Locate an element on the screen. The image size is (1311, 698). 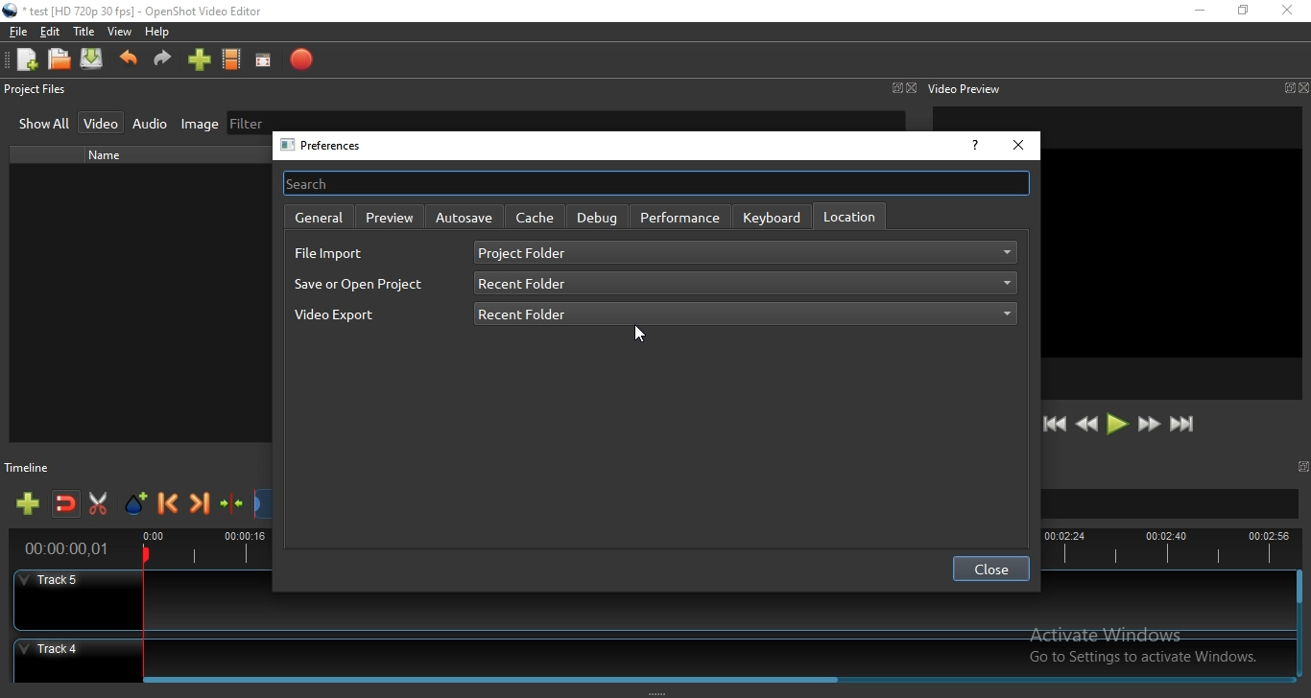
Full screen  is located at coordinates (267, 60).